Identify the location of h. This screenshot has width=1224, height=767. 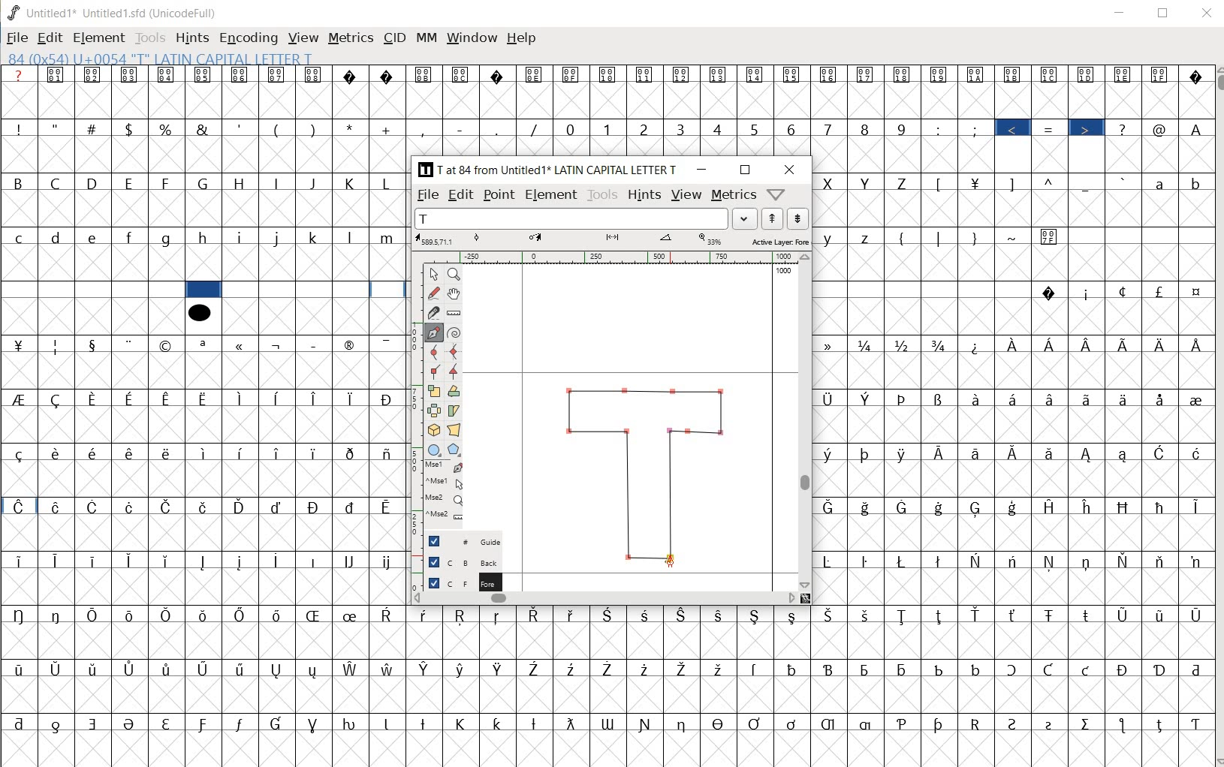
(206, 239).